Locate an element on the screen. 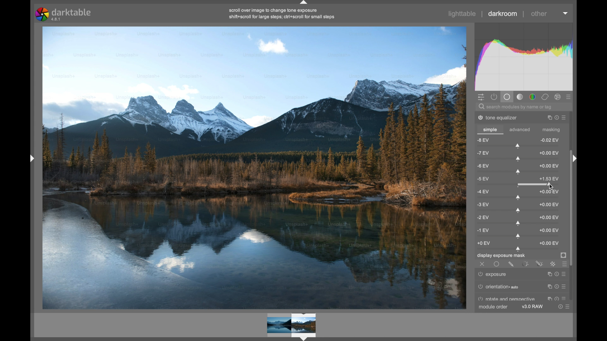  Preview is located at coordinates (295, 326).